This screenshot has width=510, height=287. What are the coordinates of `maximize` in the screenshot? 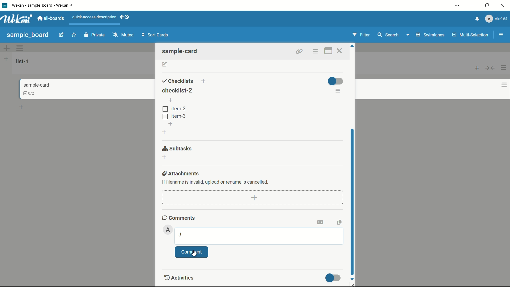 It's located at (487, 5).